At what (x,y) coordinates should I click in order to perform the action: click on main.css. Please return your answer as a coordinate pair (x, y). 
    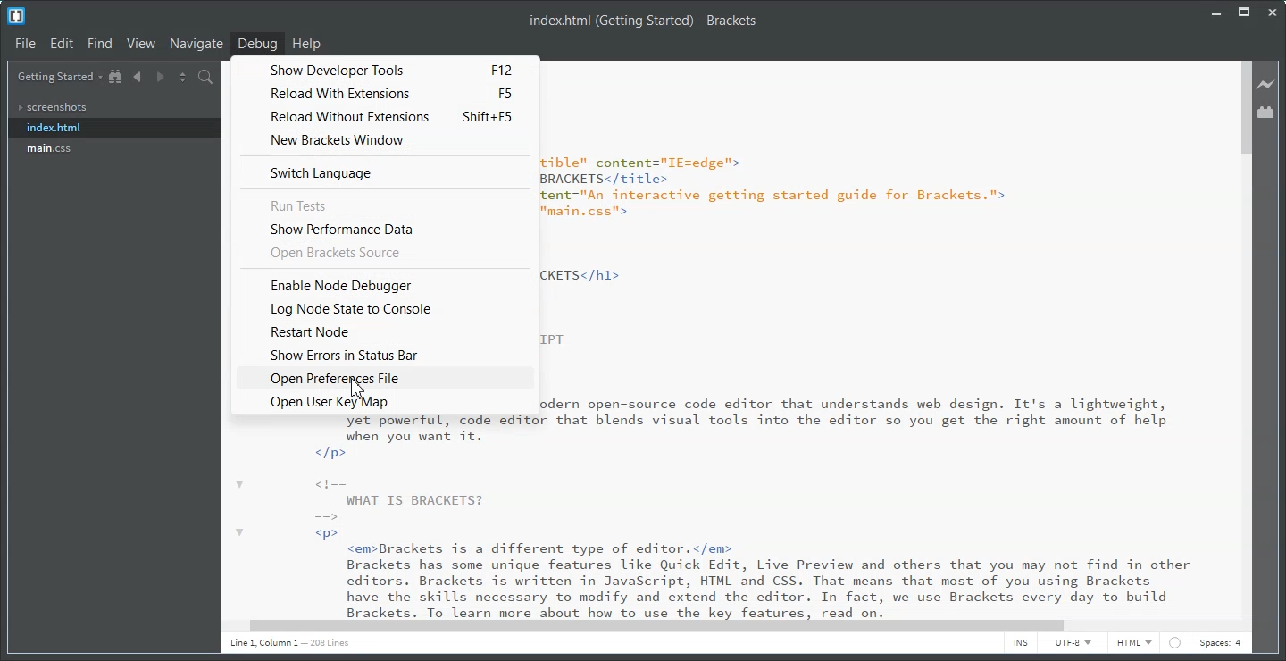
    Looking at the image, I should click on (110, 147).